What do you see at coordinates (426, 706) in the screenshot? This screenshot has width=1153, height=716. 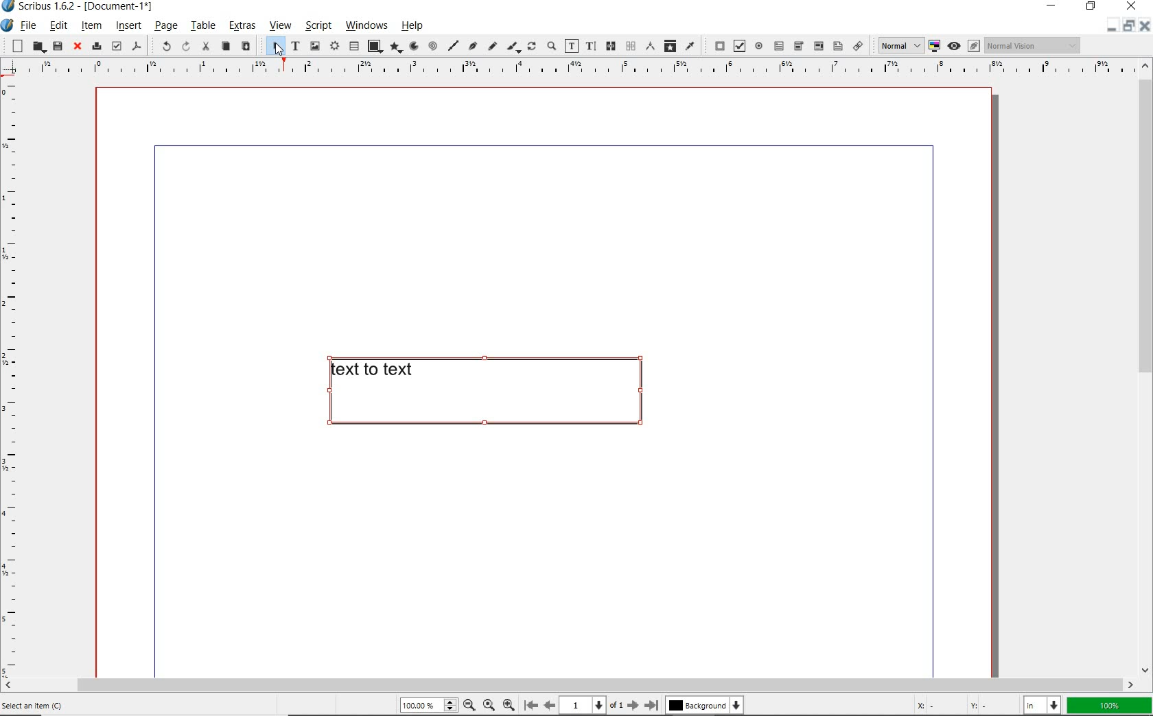 I see `100%` at bounding box center [426, 706].